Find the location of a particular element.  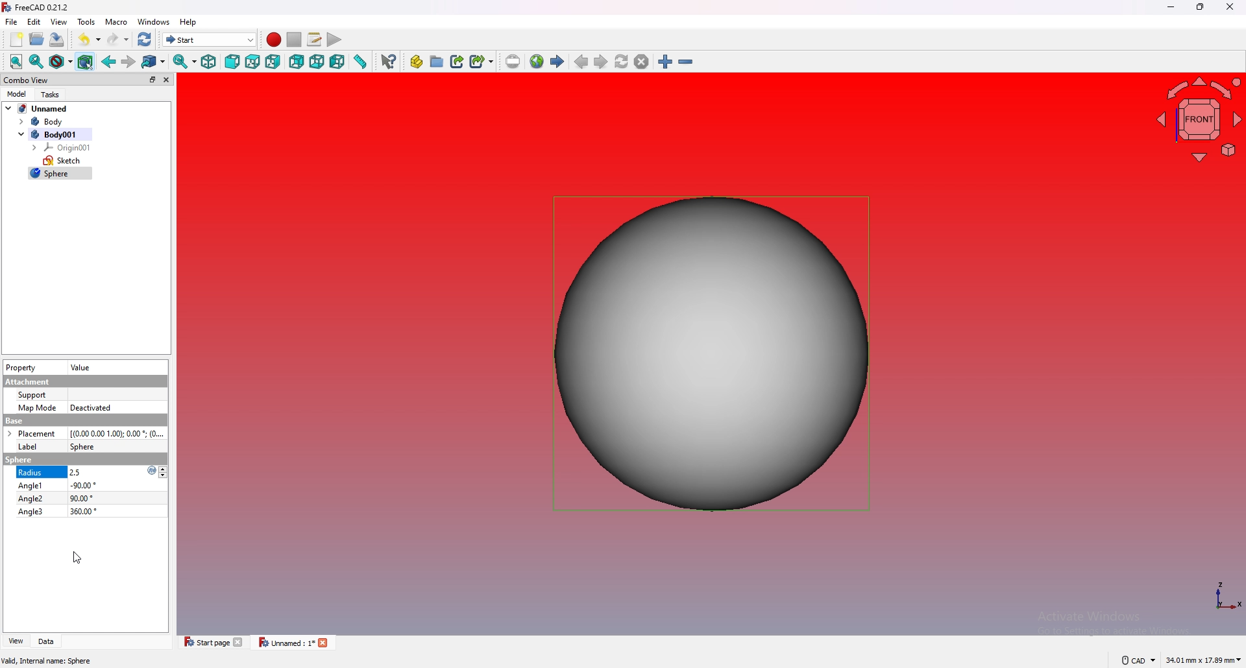

windows is located at coordinates (154, 22).